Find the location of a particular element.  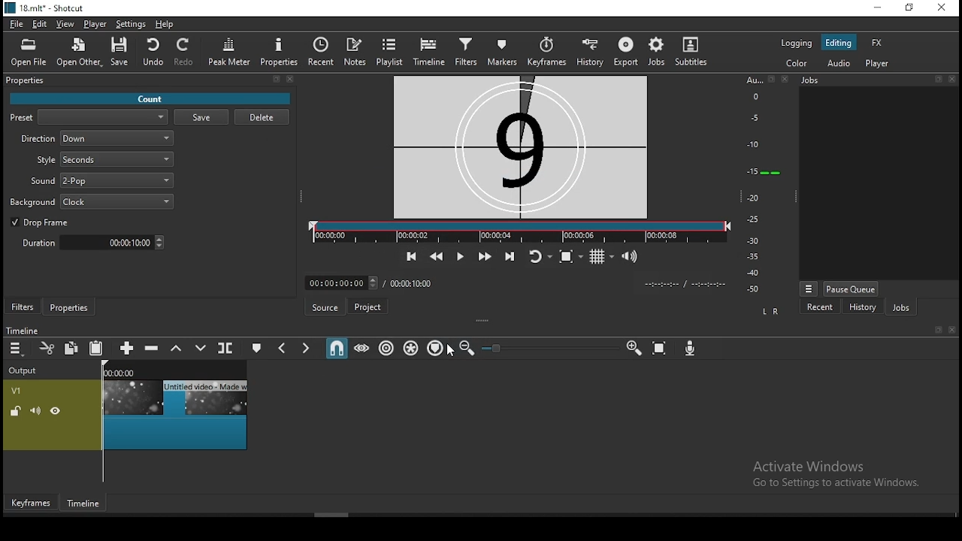

toggle grid display on player is located at coordinates (600, 258).